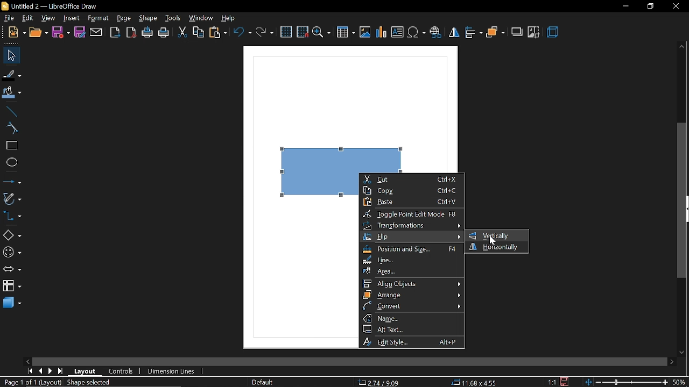  I want to click on grid, so click(286, 32).